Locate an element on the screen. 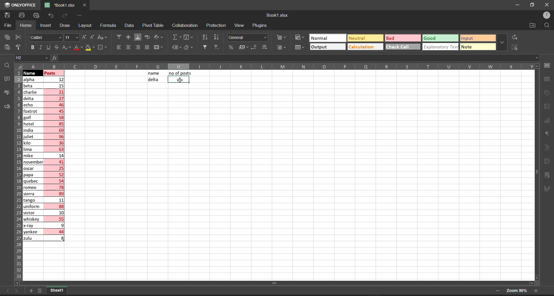 The image size is (554, 296). underline is located at coordinates (47, 47).